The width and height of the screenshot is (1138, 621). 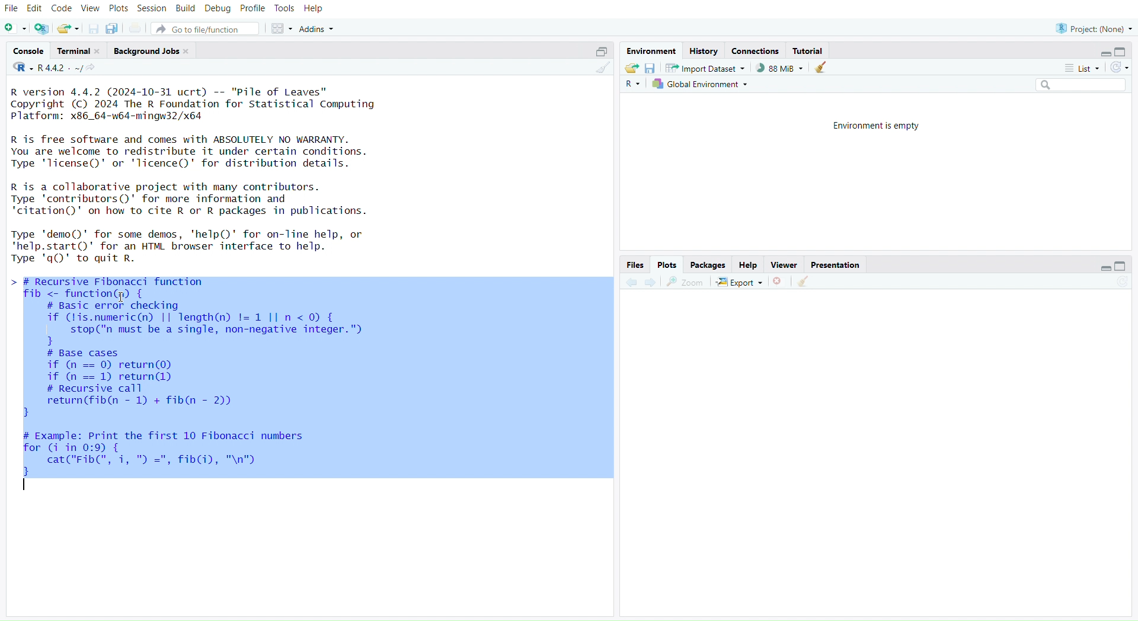 I want to click on remove current plot, so click(x=779, y=281).